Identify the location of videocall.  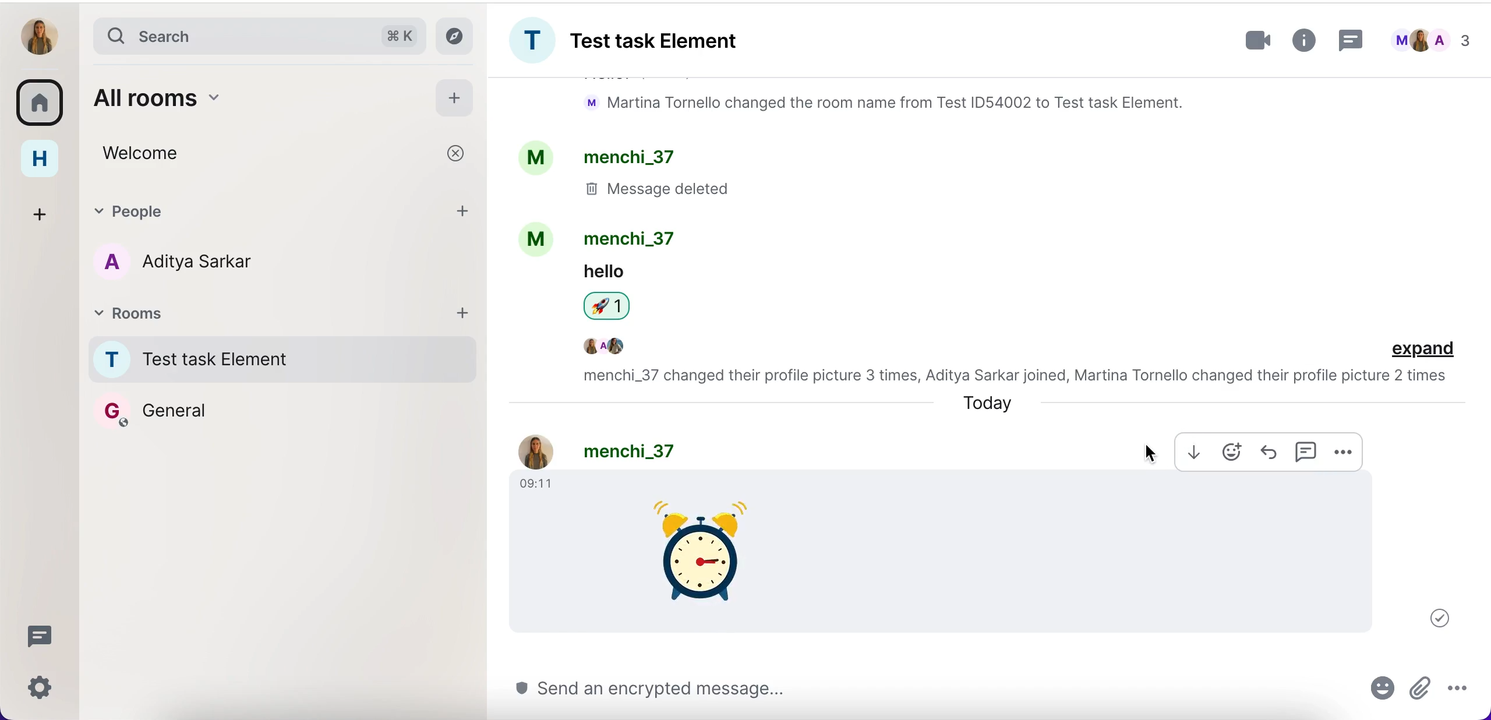
(1258, 41).